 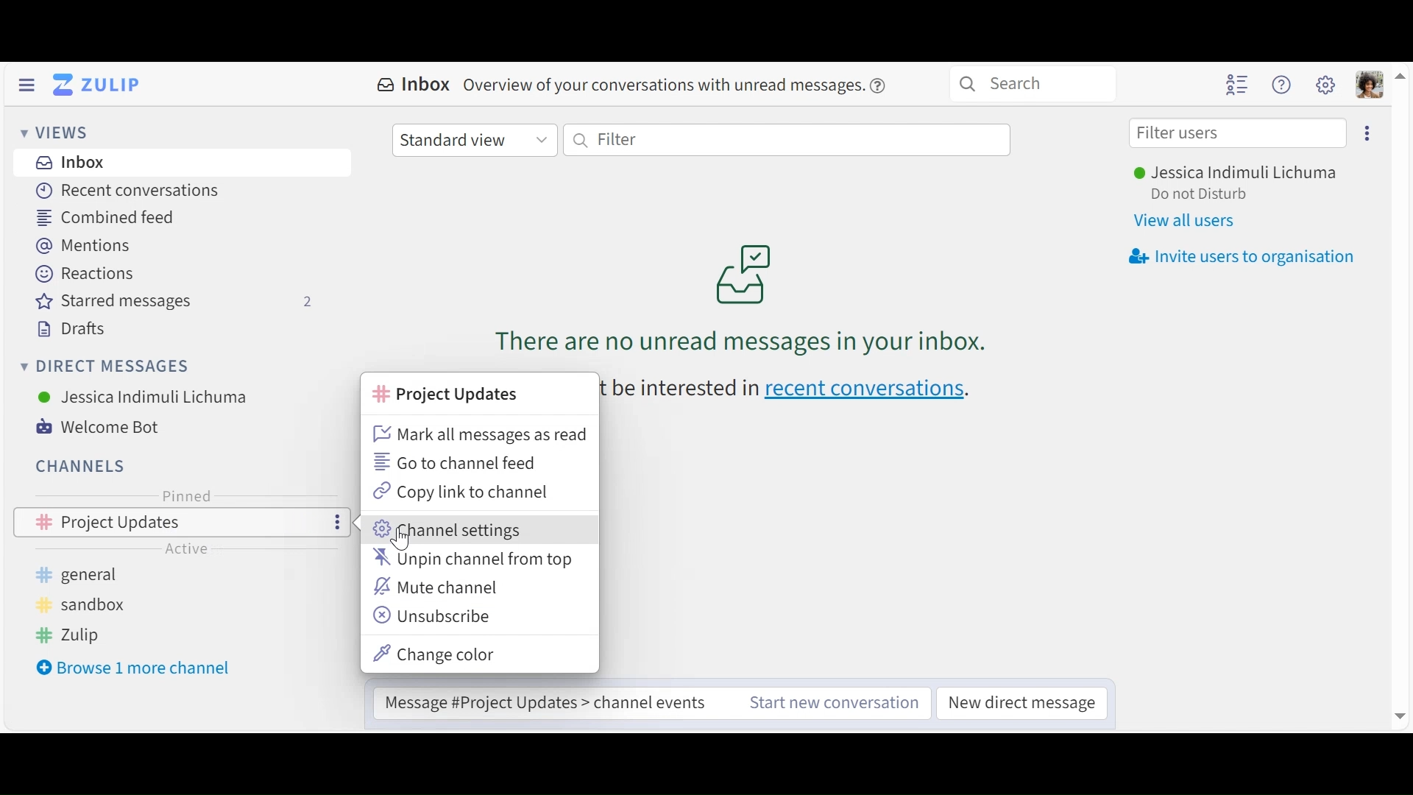 What do you see at coordinates (129, 191) in the screenshot?
I see `Recent Conversations` at bounding box center [129, 191].